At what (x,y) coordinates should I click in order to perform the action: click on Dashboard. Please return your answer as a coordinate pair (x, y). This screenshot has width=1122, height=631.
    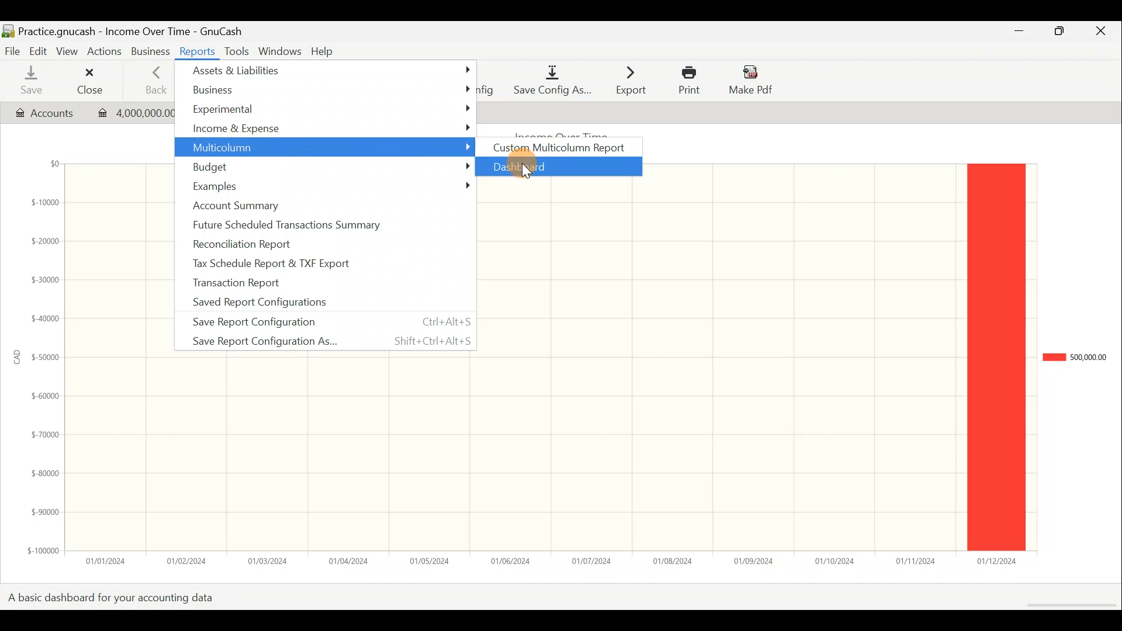
    Looking at the image, I should click on (559, 168).